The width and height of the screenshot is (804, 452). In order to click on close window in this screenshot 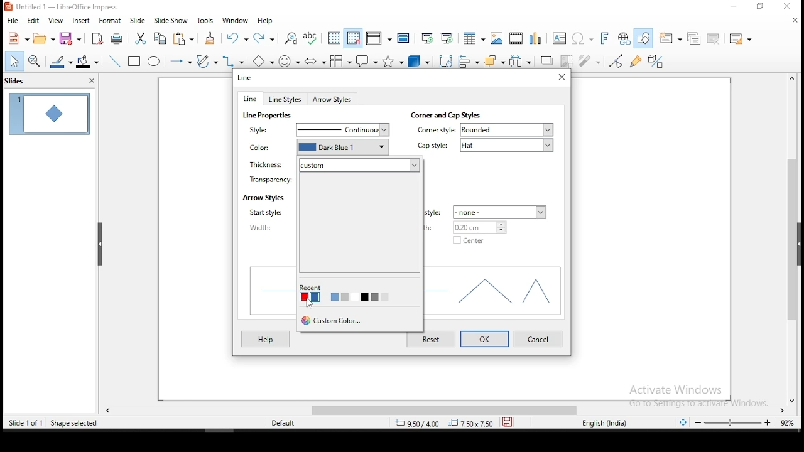, I will do `click(562, 77)`.